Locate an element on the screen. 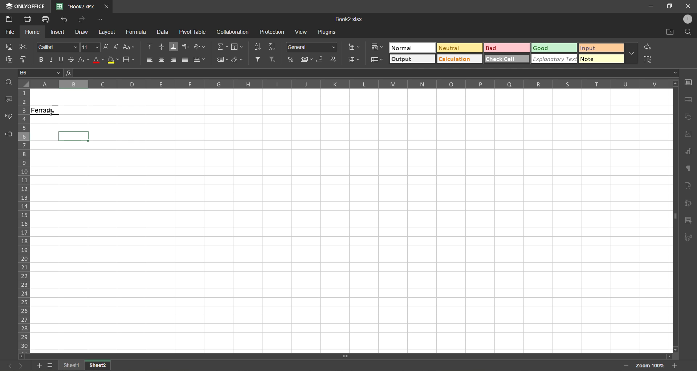 This screenshot has height=371, width=697. insert is located at coordinates (58, 32).